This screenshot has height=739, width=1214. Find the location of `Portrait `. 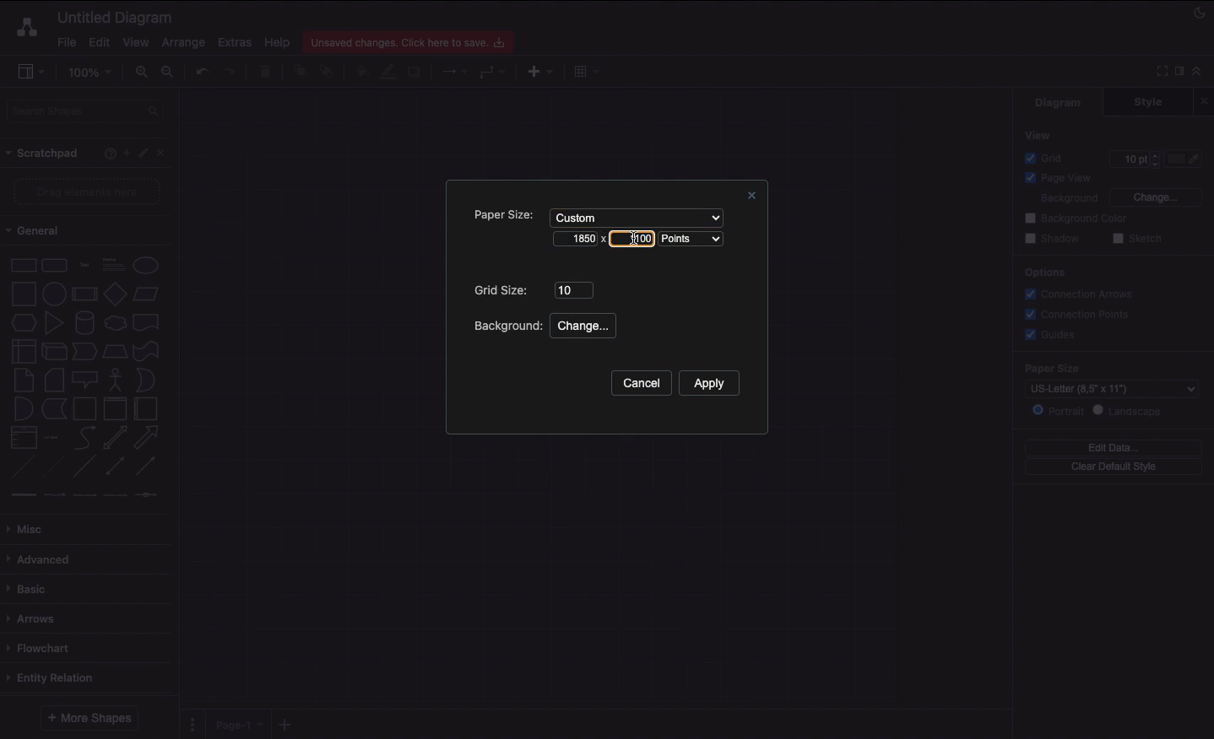

Portrait  is located at coordinates (1058, 410).